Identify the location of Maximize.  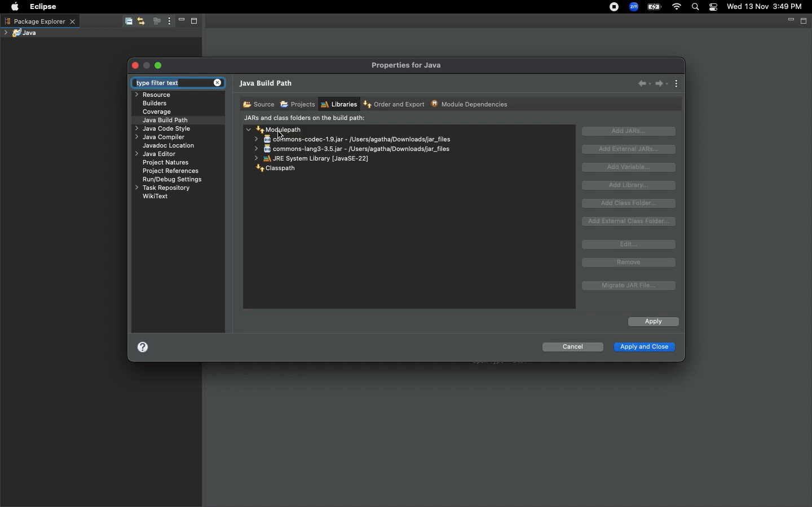
(805, 21).